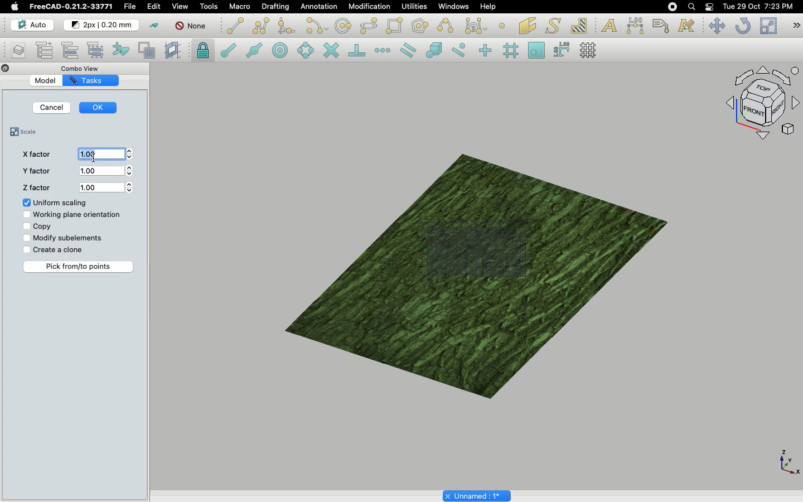 This screenshot has width=803, height=502. I want to click on Snap near, so click(458, 51).